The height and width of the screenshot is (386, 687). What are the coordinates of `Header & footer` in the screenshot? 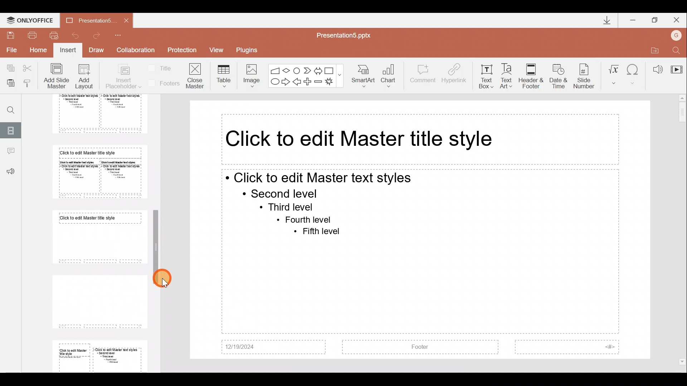 It's located at (531, 76).